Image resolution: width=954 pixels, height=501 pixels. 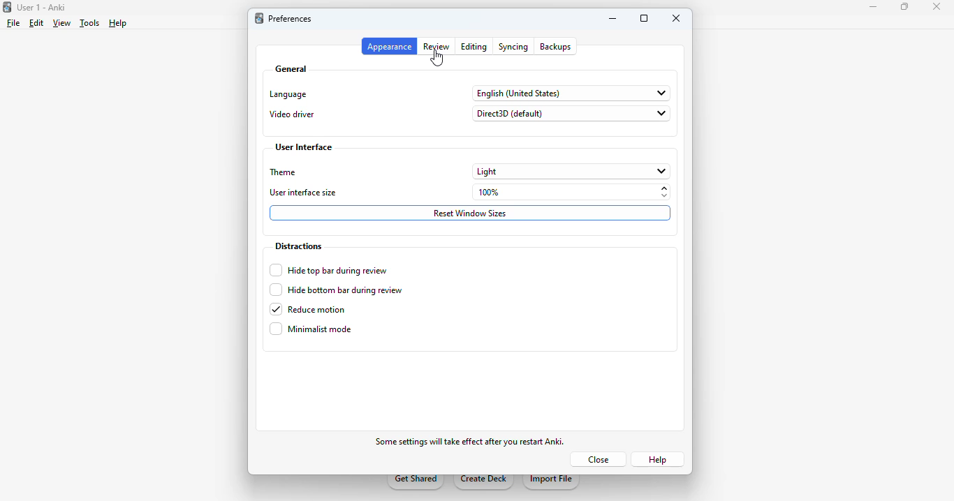 I want to click on reduce motion, so click(x=309, y=309).